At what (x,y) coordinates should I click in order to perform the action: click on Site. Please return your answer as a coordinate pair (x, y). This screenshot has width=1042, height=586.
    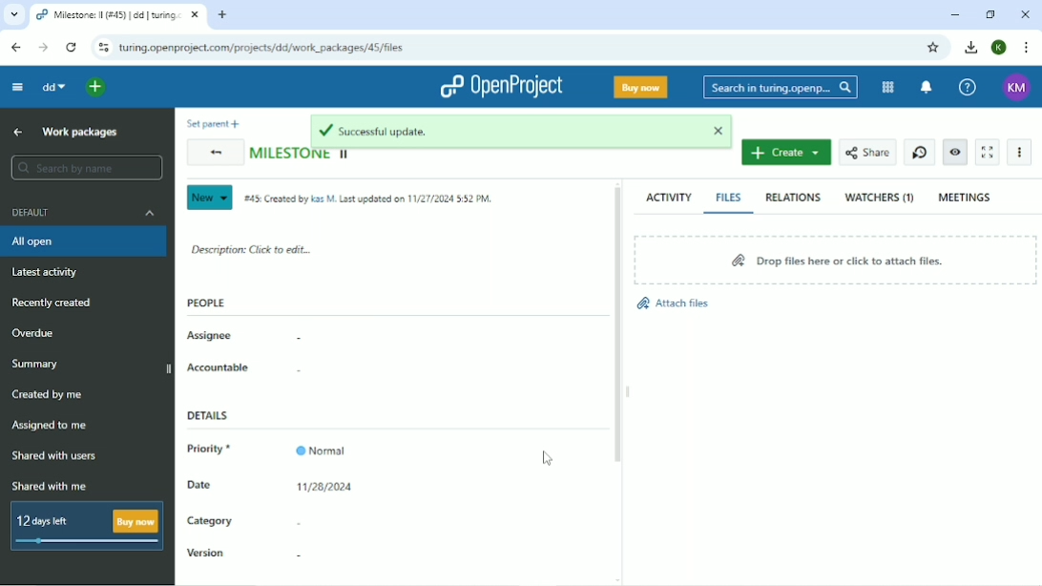
    Looking at the image, I should click on (270, 48).